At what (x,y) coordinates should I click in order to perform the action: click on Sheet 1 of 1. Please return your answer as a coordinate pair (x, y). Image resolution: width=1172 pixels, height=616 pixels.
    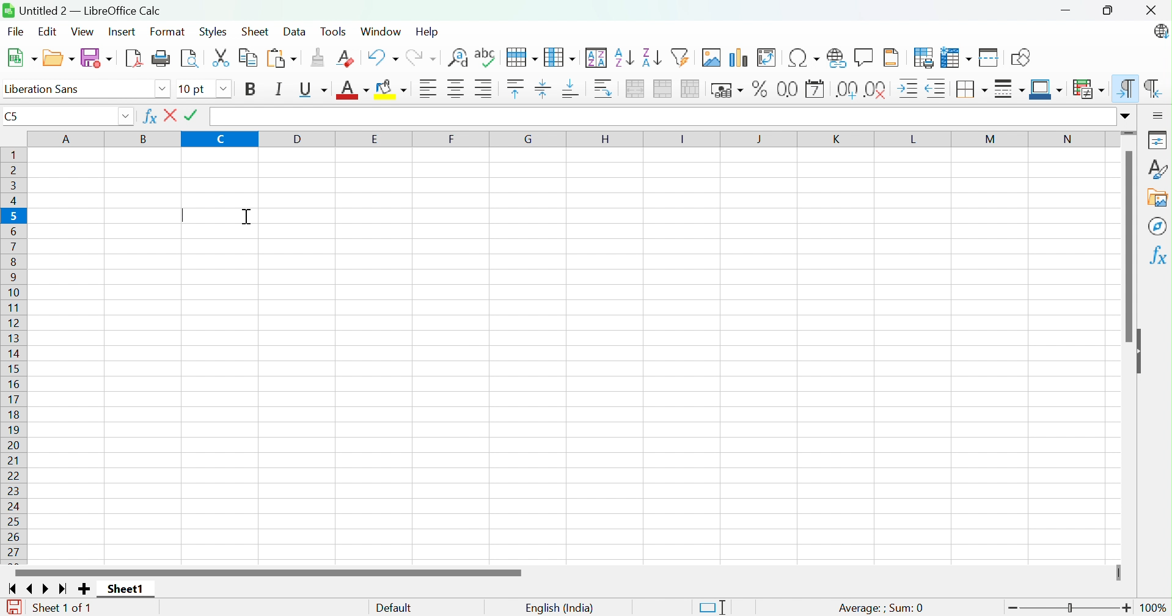
    Looking at the image, I should click on (62, 608).